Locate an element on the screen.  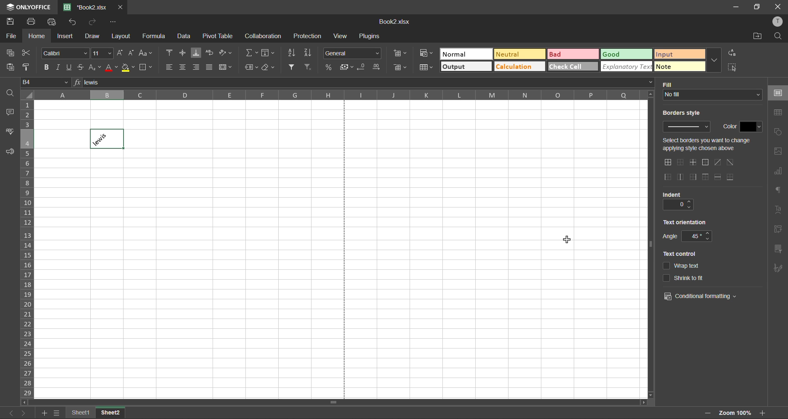
move down is located at coordinates (649, 395).